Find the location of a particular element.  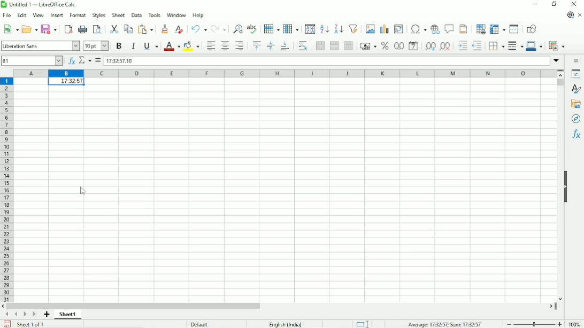

Properties is located at coordinates (575, 73).